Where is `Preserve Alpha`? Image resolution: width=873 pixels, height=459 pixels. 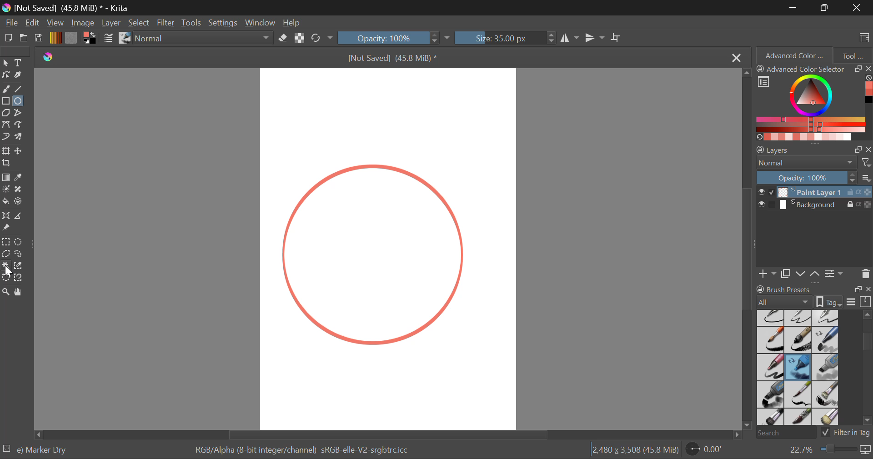
Preserve Alpha is located at coordinates (299, 38).